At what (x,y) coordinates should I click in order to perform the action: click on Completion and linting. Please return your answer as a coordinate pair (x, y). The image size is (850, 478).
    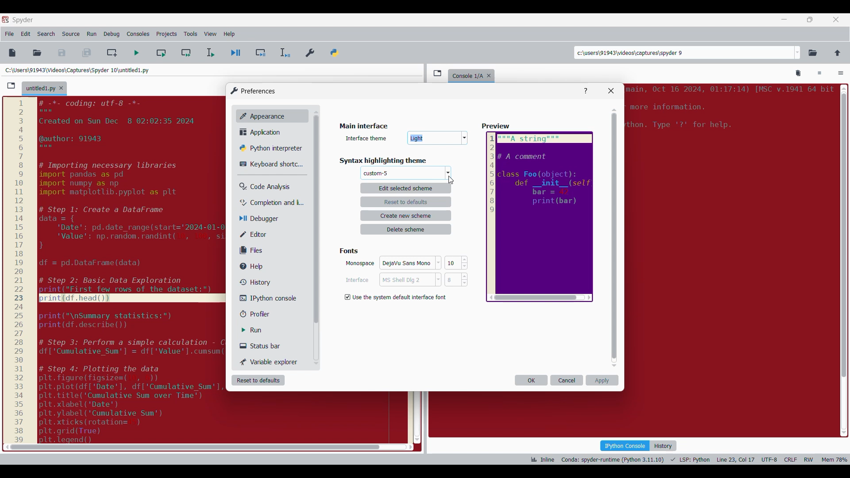
    Looking at the image, I should click on (266, 203).